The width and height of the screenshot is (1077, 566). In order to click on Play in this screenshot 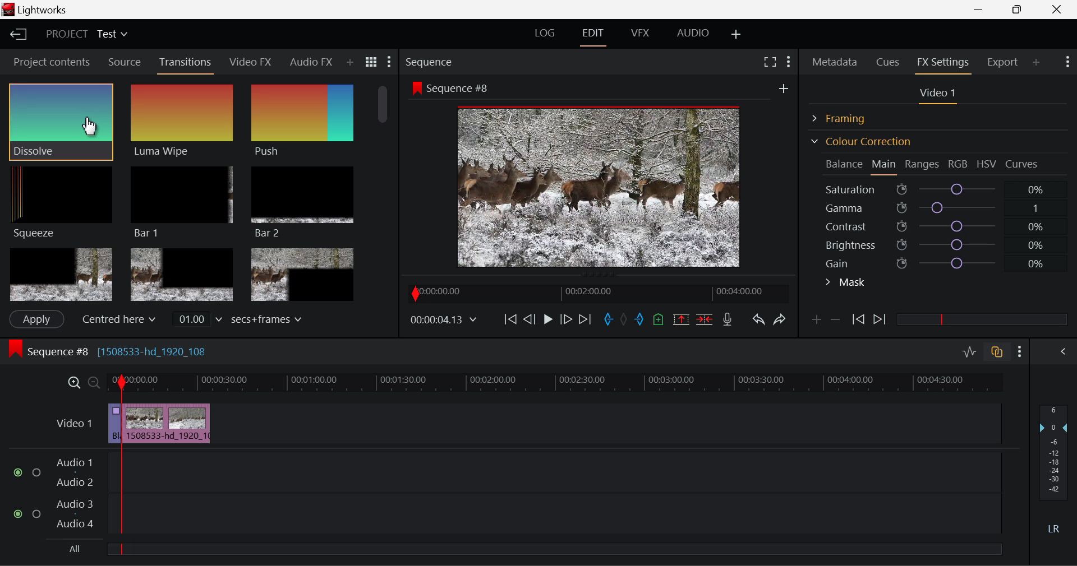, I will do `click(546, 320)`.